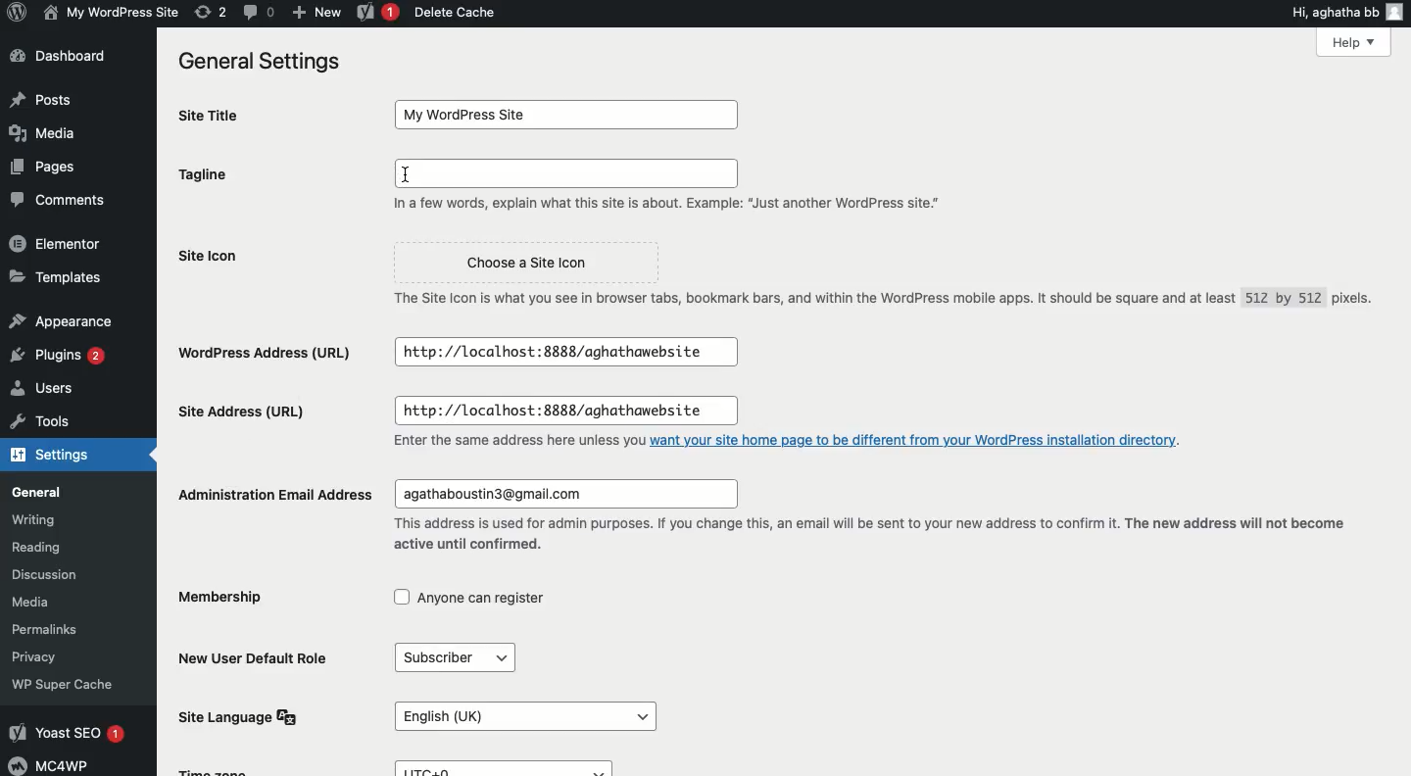 The width and height of the screenshot is (1411, 776). What do you see at coordinates (269, 259) in the screenshot?
I see `Site icon` at bounding box center [269, 259].